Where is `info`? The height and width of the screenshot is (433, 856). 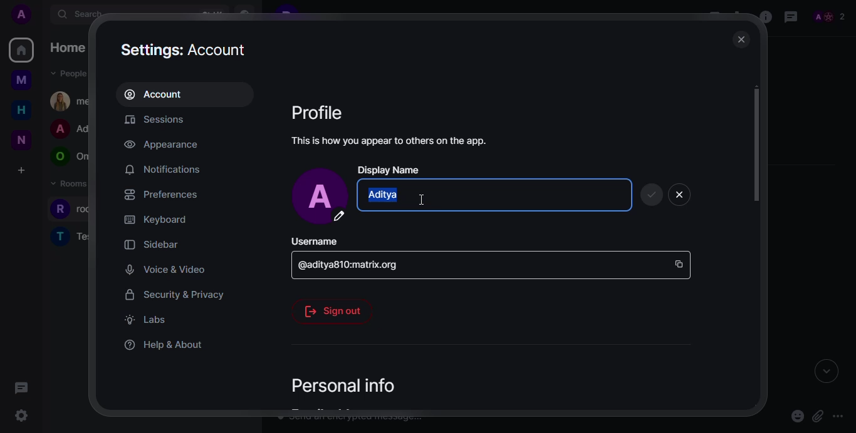 info is located at coordinates (765, 18).